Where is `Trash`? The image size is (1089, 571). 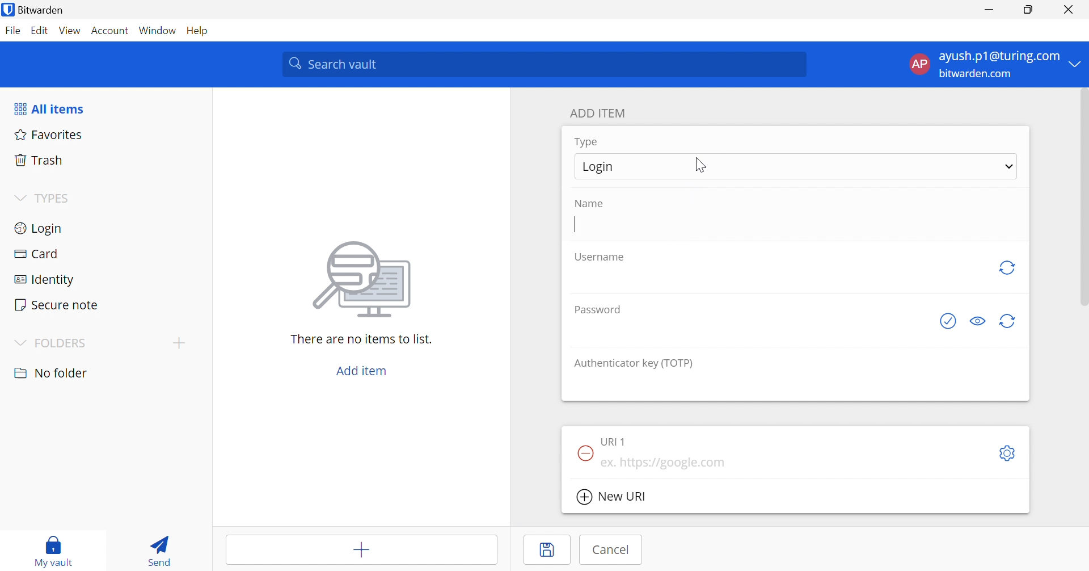
Trash is located at coordinates (106, 159).